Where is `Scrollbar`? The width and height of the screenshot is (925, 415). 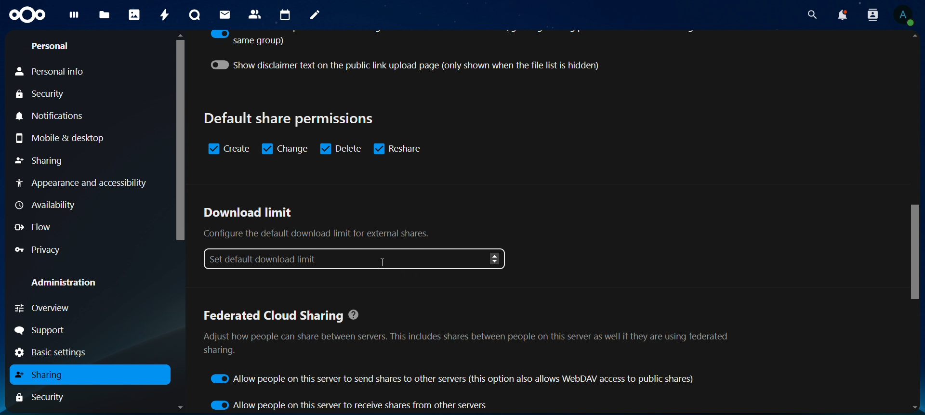 Scrollbar is located at coordinates (178, 223).